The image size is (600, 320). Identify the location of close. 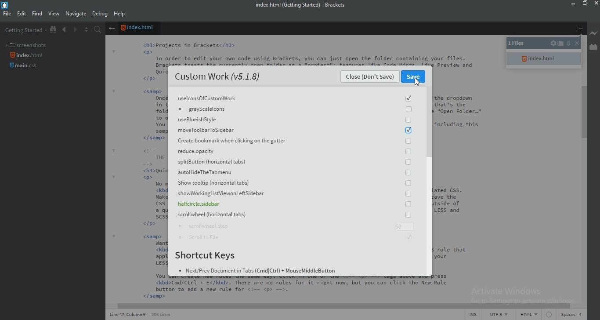
(370, 78).